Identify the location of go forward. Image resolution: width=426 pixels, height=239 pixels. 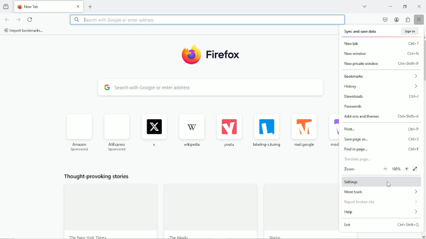
(19, 19).